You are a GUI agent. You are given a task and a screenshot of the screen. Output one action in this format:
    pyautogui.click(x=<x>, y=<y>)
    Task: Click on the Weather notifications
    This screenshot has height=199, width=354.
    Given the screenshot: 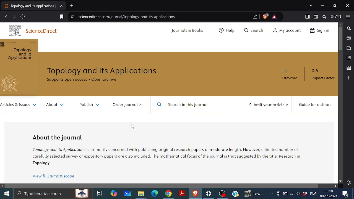 What is the action you would take?
    pyautogui.click(x=253, y=194)
    